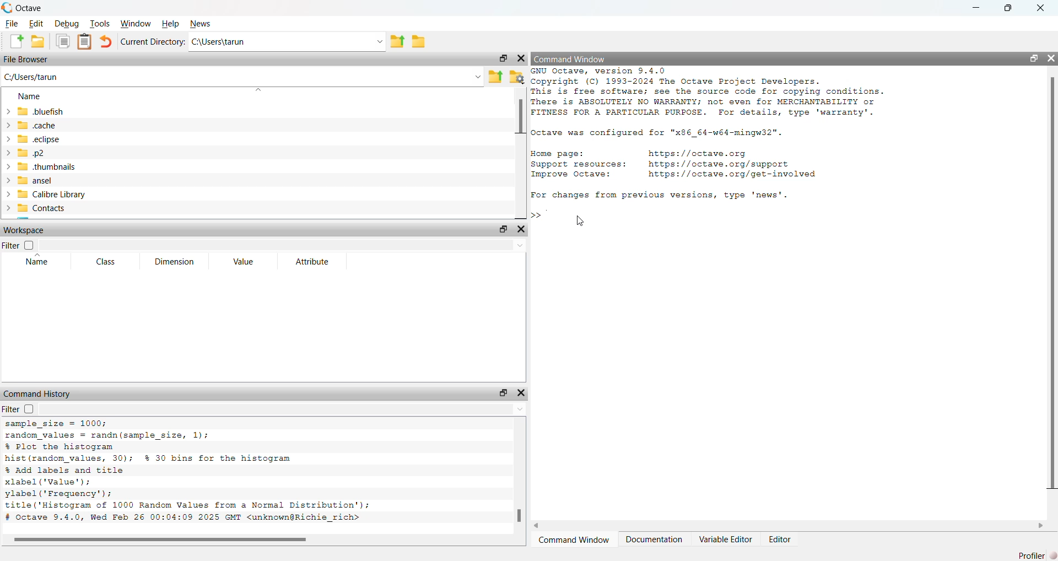 Image resolution: width=1058 pixels, height=561 pixels. What do you see at coordinates (219, 42) in the screenshot?
I see `C:\Users\tarun` at bounding box center [219, 42].